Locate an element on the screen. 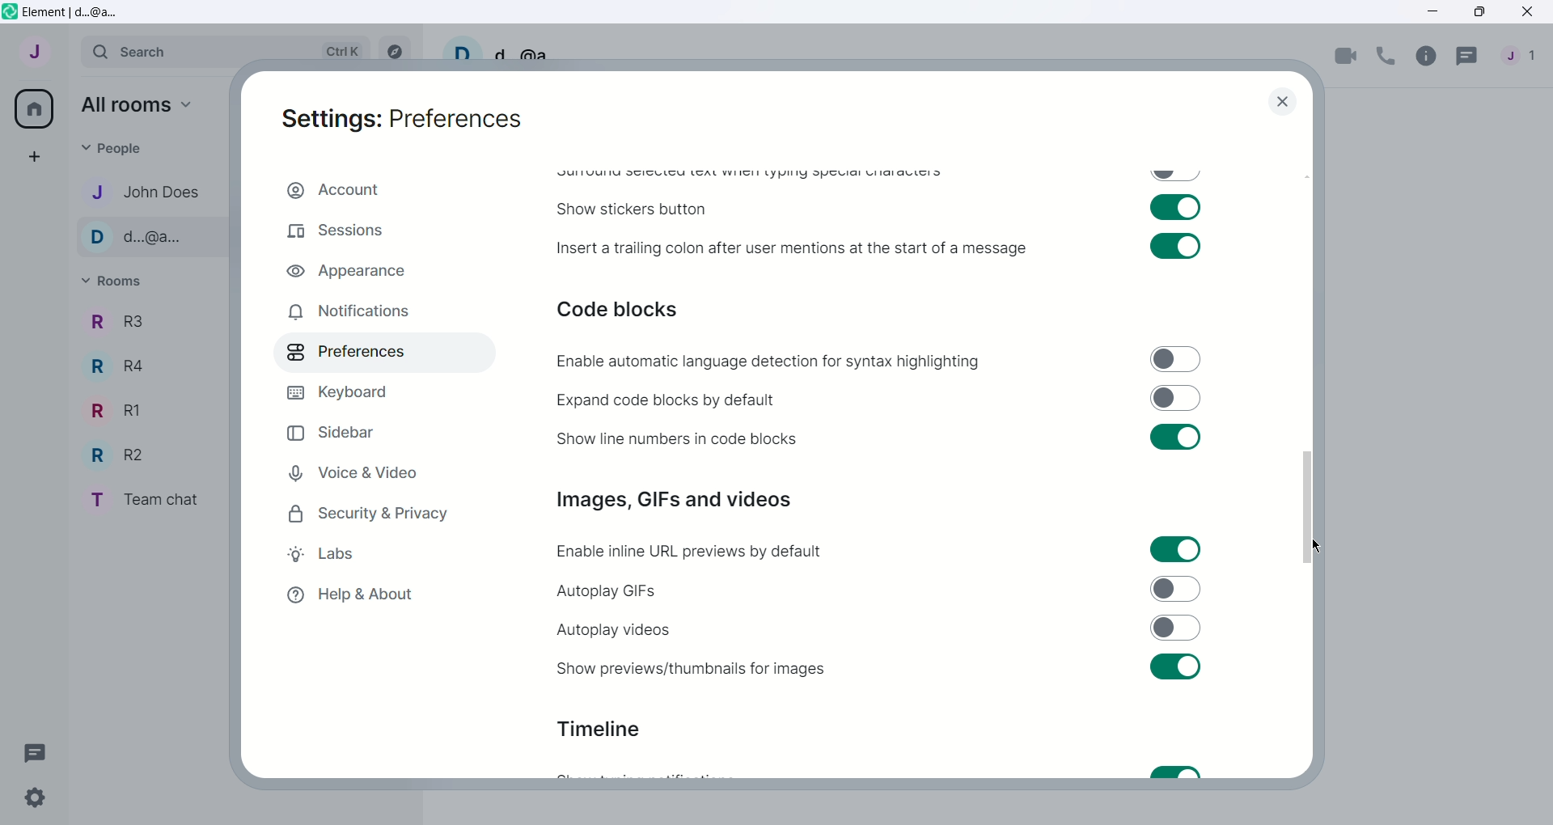 This screenshot has height=825, width=1553. Timeline is located at coordinates (600, 729).